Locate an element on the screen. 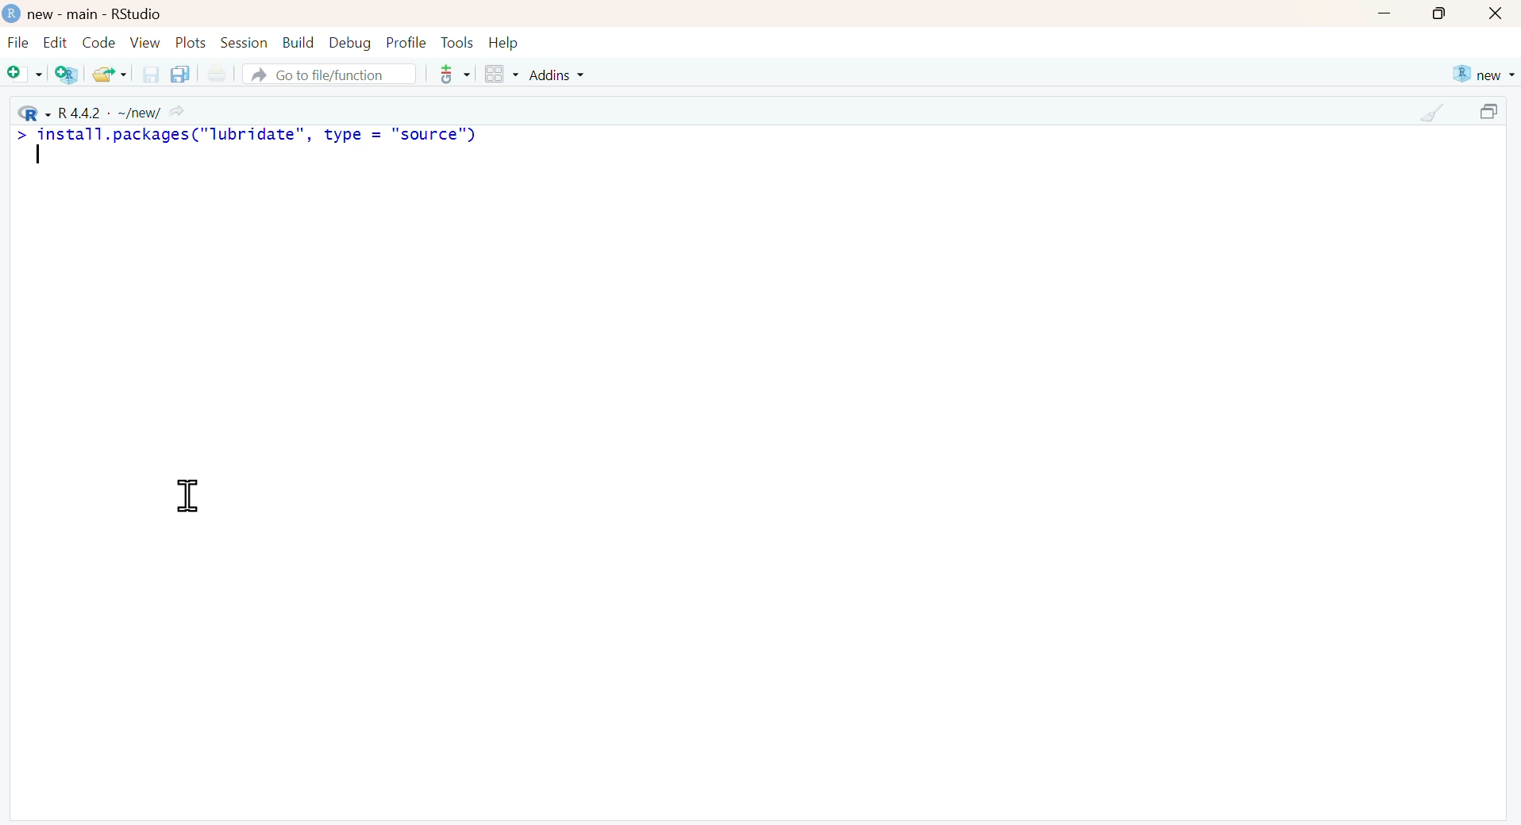 This screenshot has width=1521, height=825. Create a project is located at coordinates (68, 74).